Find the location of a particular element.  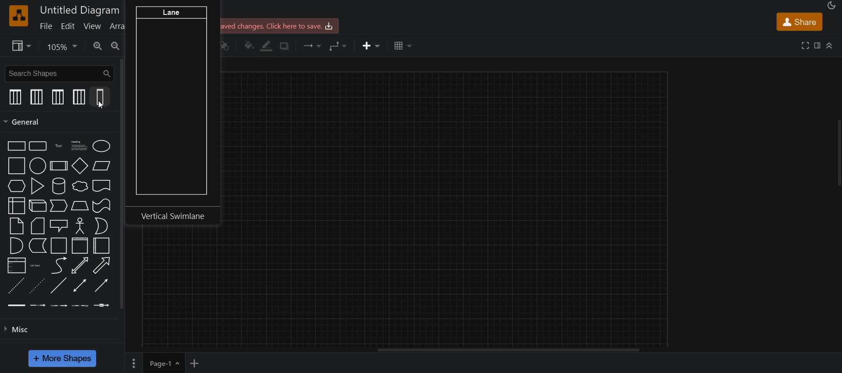

callout is located at coordinates (58, 226).